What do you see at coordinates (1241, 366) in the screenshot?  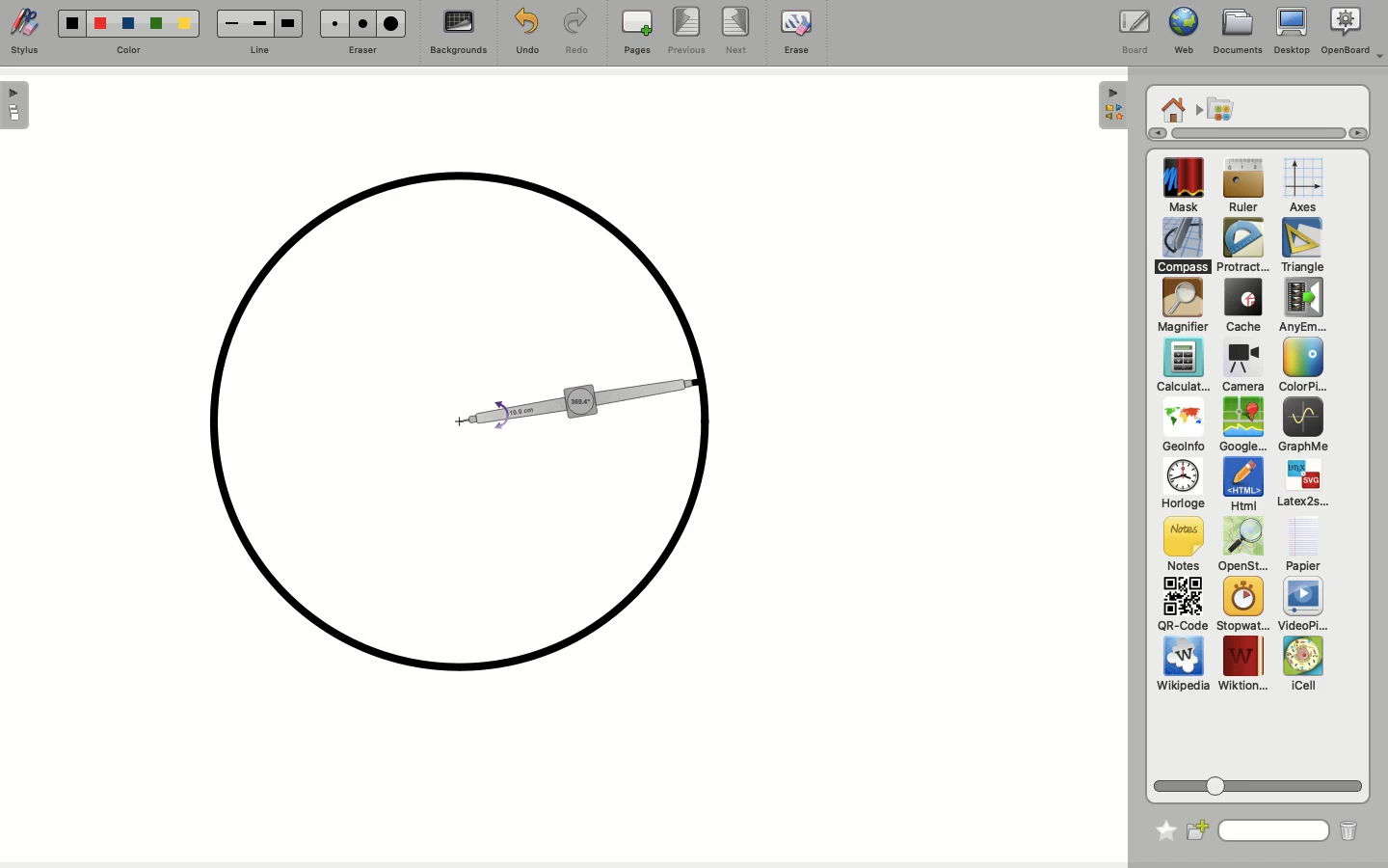 I see `Camera` at bounding box center [1241, 366].